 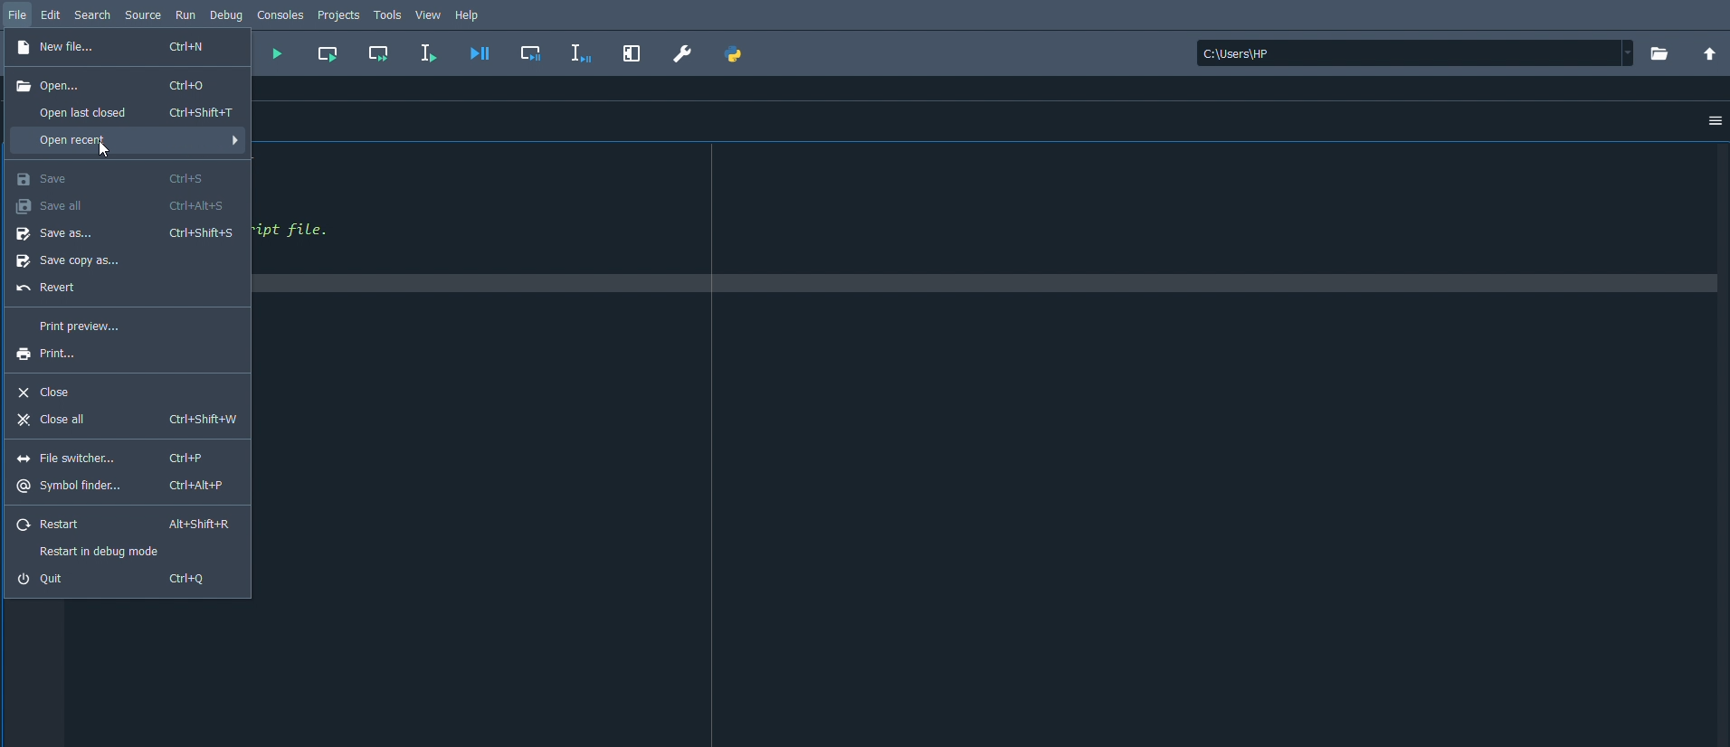 I want to click on Debug, so click(x=226, y=15).